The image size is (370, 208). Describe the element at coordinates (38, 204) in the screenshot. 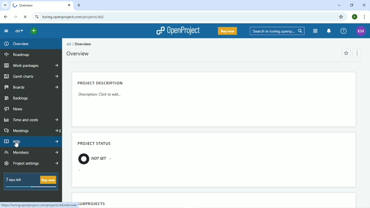

I see `Link` at that location.